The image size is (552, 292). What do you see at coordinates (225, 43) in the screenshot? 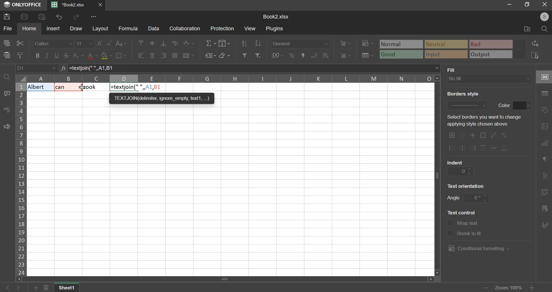
I see `fill` at bounding box center [225, 43].